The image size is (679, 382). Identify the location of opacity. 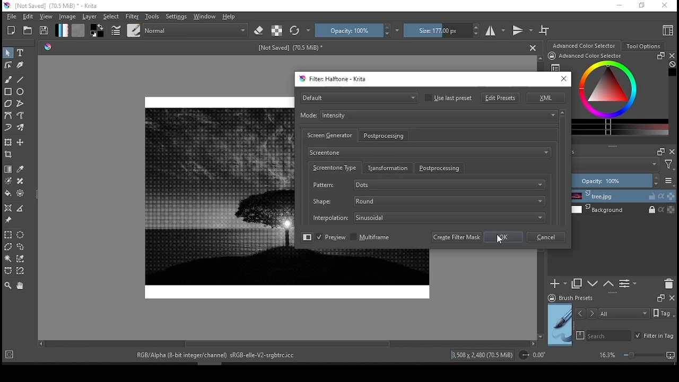
(353, 31).